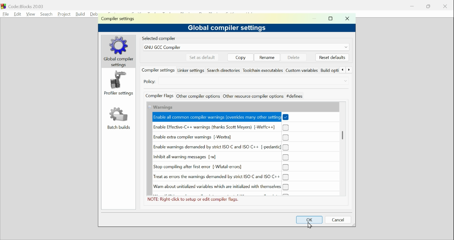 The height and width of the screenshot is (240, 454). I want to click on close, so click(445, 6).